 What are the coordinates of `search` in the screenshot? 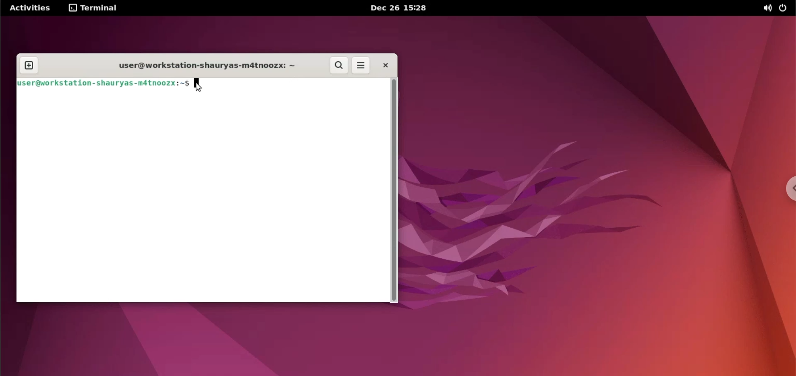 It's located at (339, 65).